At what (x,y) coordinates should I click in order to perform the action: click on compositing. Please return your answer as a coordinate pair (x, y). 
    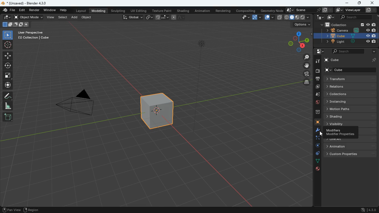
    Looking at the image, I should click on (247, 10).